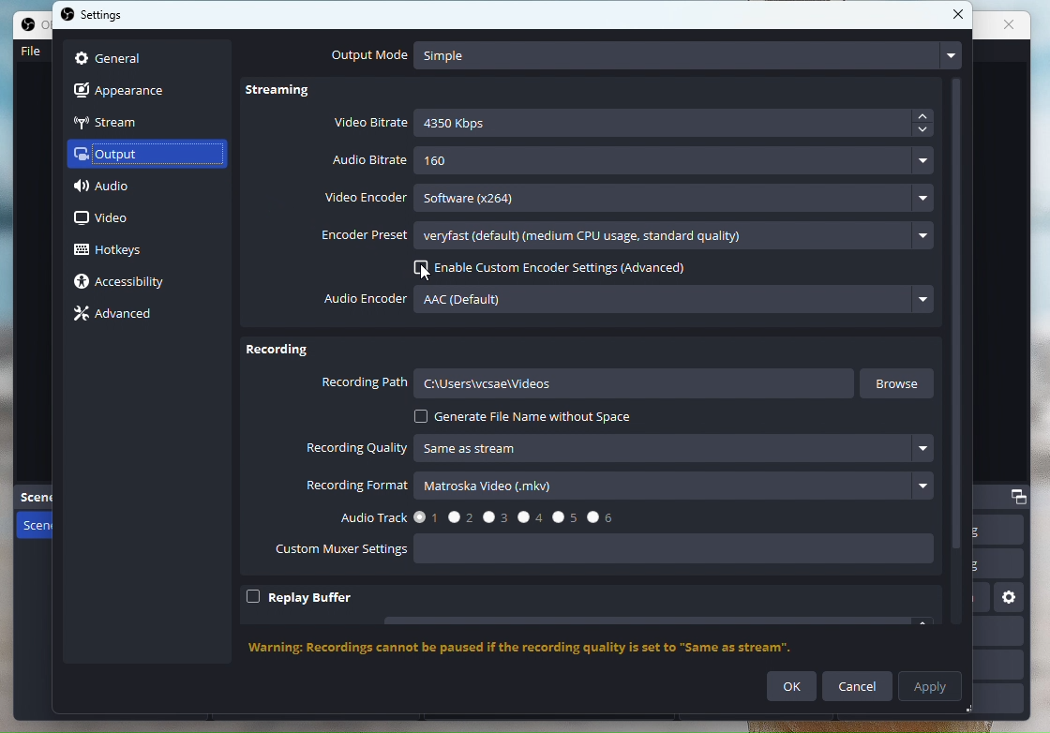 Image resolution: width=1050 pixels, height=733 pixels. What do you see at coordinates (289, 94) in the screenshot?
I see `Streaming` at bounding box center [289, 94].